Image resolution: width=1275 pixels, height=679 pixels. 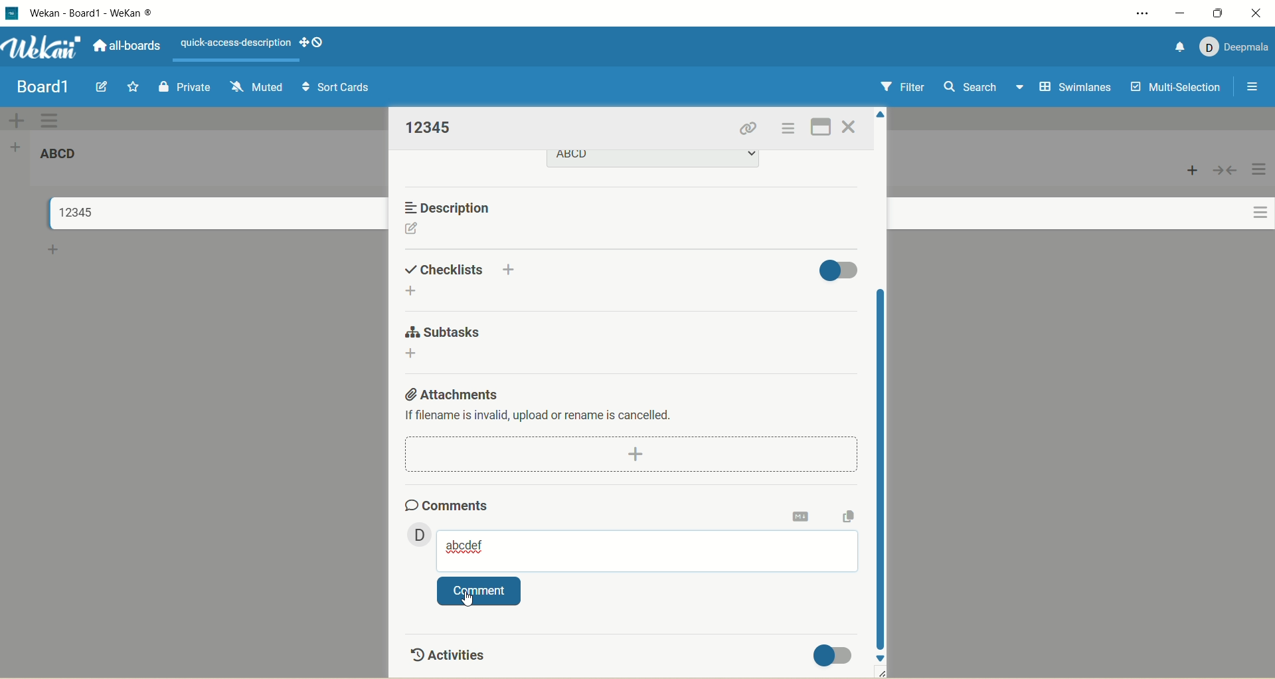 I want to click on logo, so click(x=11, y=14).